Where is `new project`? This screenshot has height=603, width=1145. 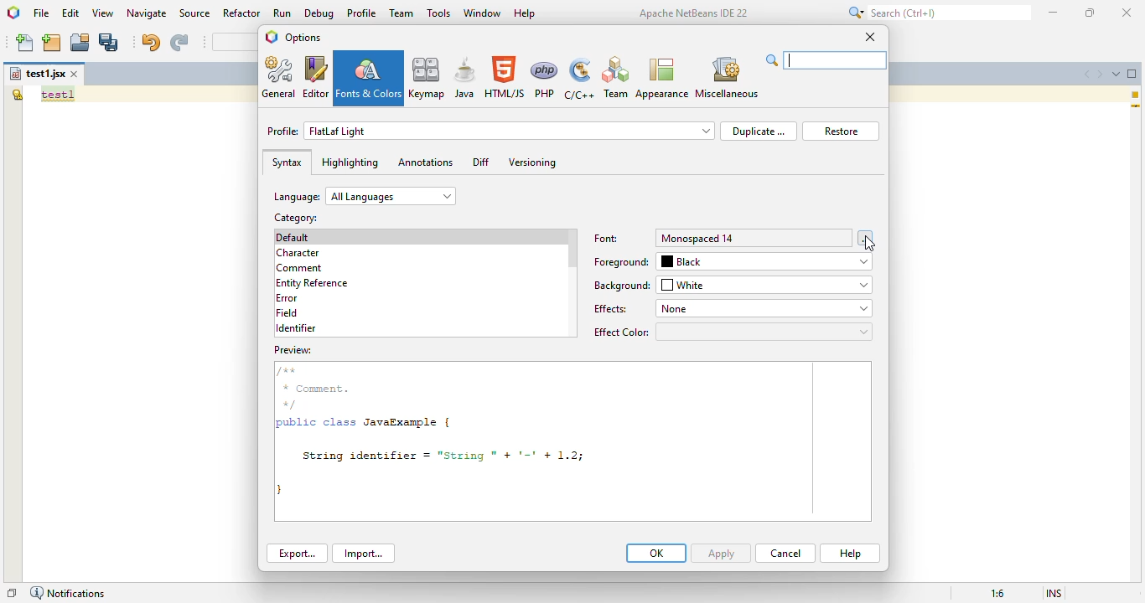 new project is located at coordinates (52, 43).